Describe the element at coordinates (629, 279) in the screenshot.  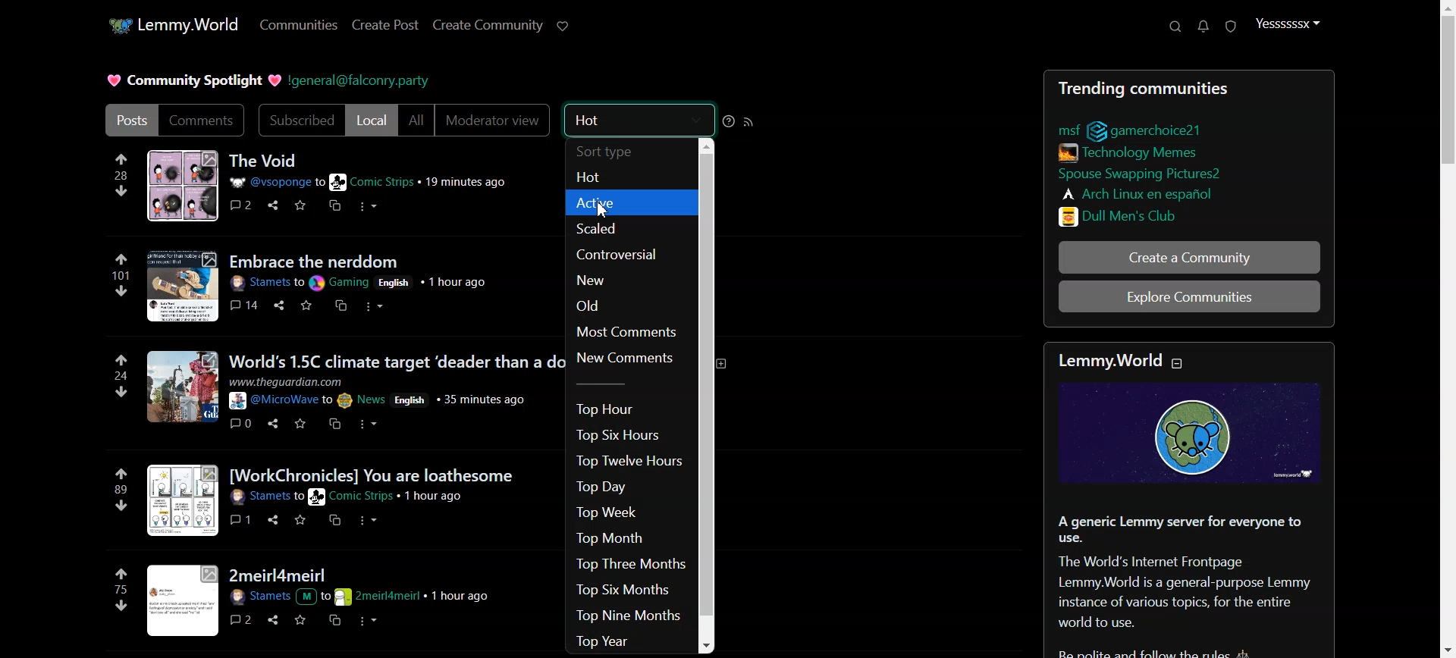
I see `New` at that location.